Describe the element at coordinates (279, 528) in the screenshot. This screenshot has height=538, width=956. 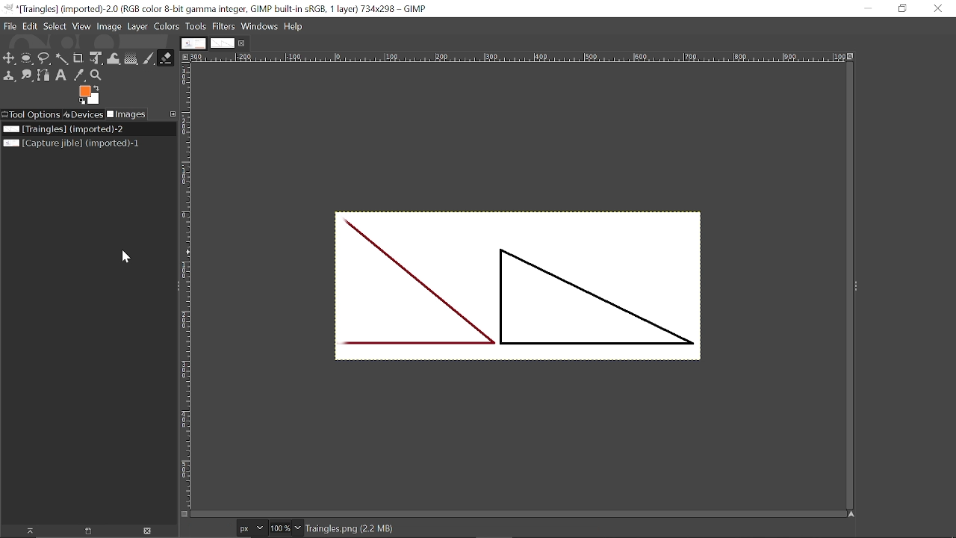
I see `Current zoom` at that location.